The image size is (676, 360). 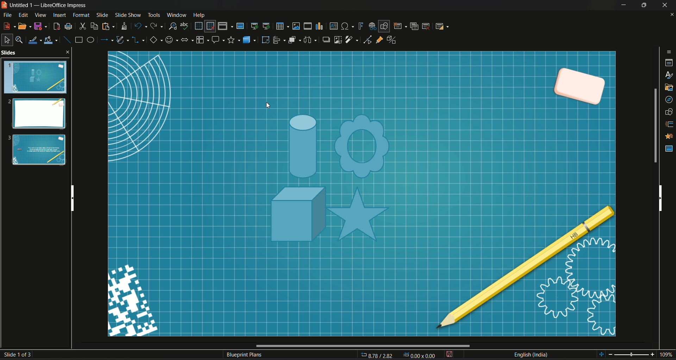 What do you see at coordinates (665, 5) in the screenshot?
I see `Close` at bounding box center [665, 5].